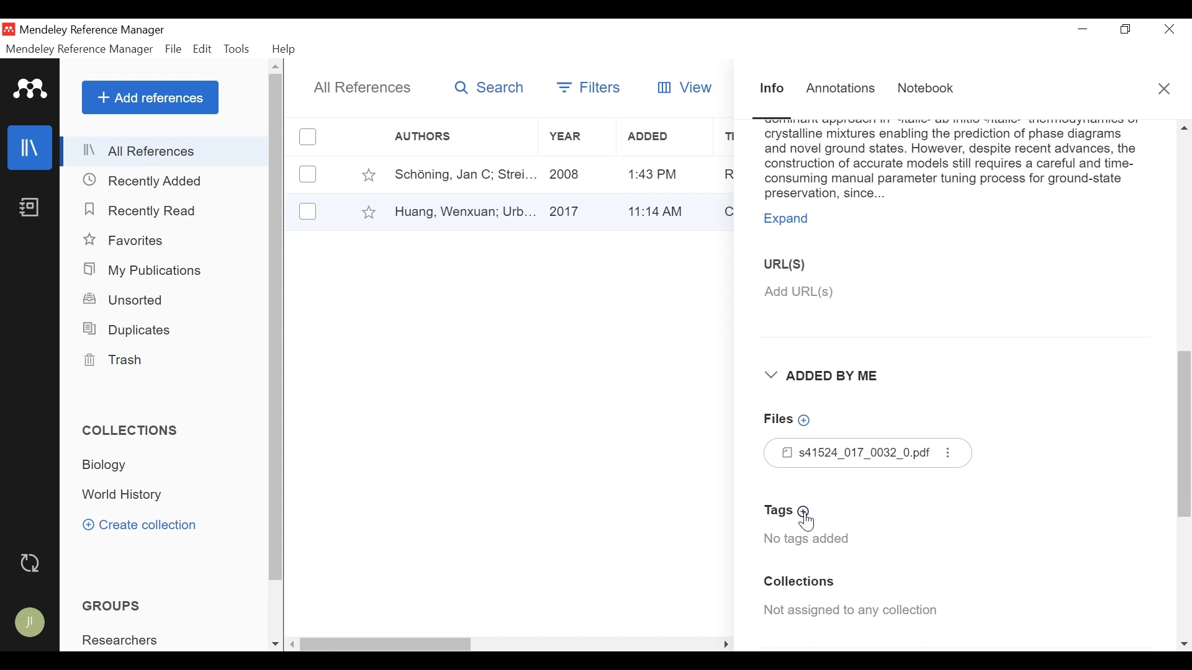  What do you see at coordinates (1171, 29) in the screenshot?
I see `Close` at bounding box center [1171, 29].